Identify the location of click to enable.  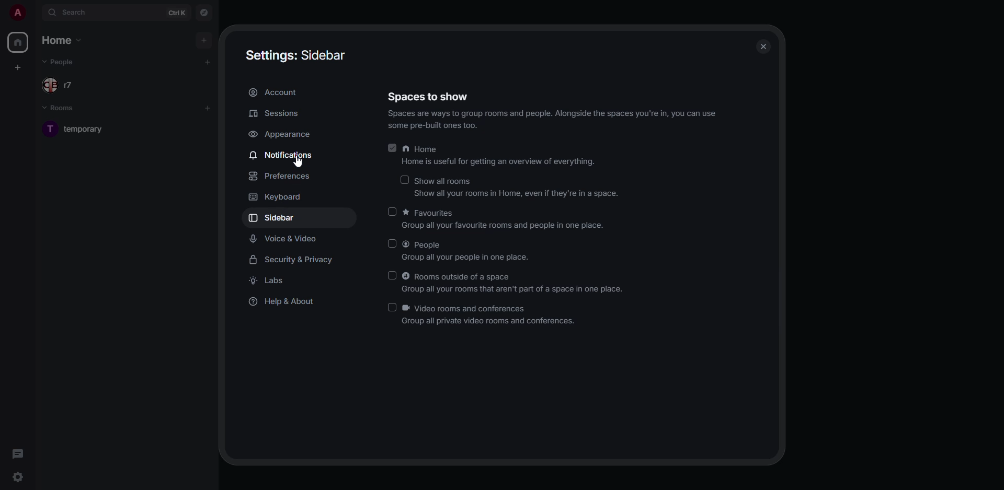
(391, 212).